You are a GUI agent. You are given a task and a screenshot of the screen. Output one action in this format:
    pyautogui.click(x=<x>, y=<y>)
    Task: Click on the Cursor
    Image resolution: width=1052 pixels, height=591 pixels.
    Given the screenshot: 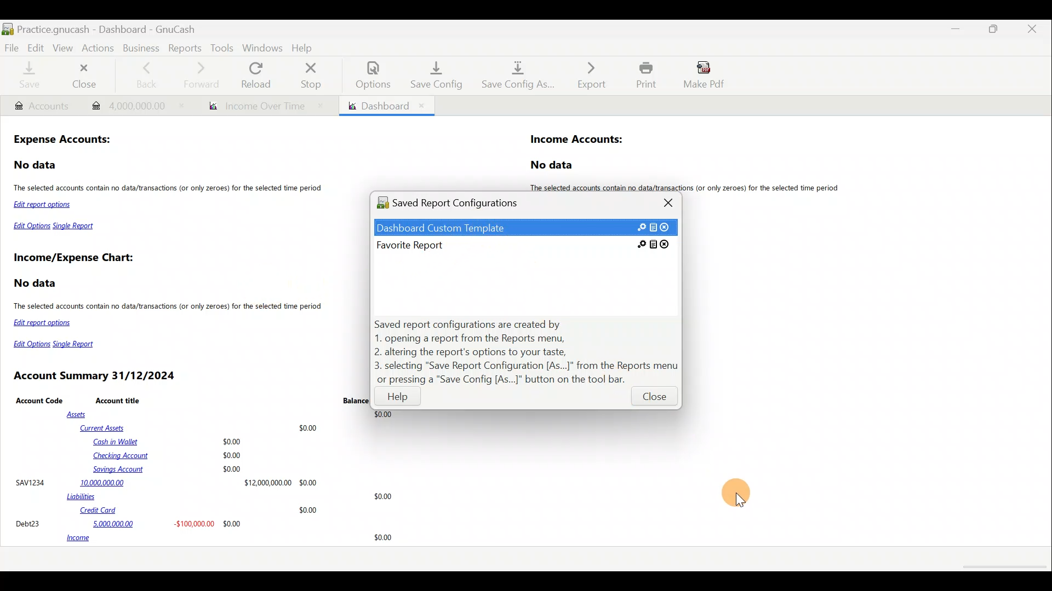 What is the action you would take?
    pyautogui.click(x=740, y=493)
    